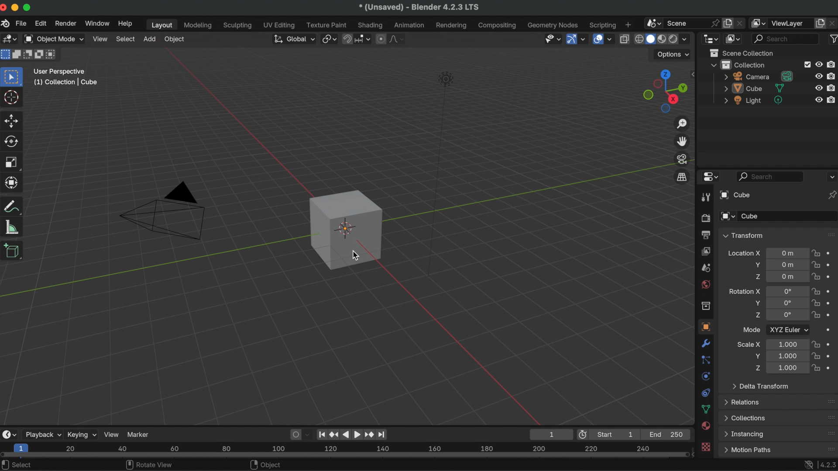 Image resolution: width=838 pixels, height=471 pixels. What do you see at coordinates (322, 433) in the screenshot?
I see `jumpo to endpoint` at bounding box center [322, 433].